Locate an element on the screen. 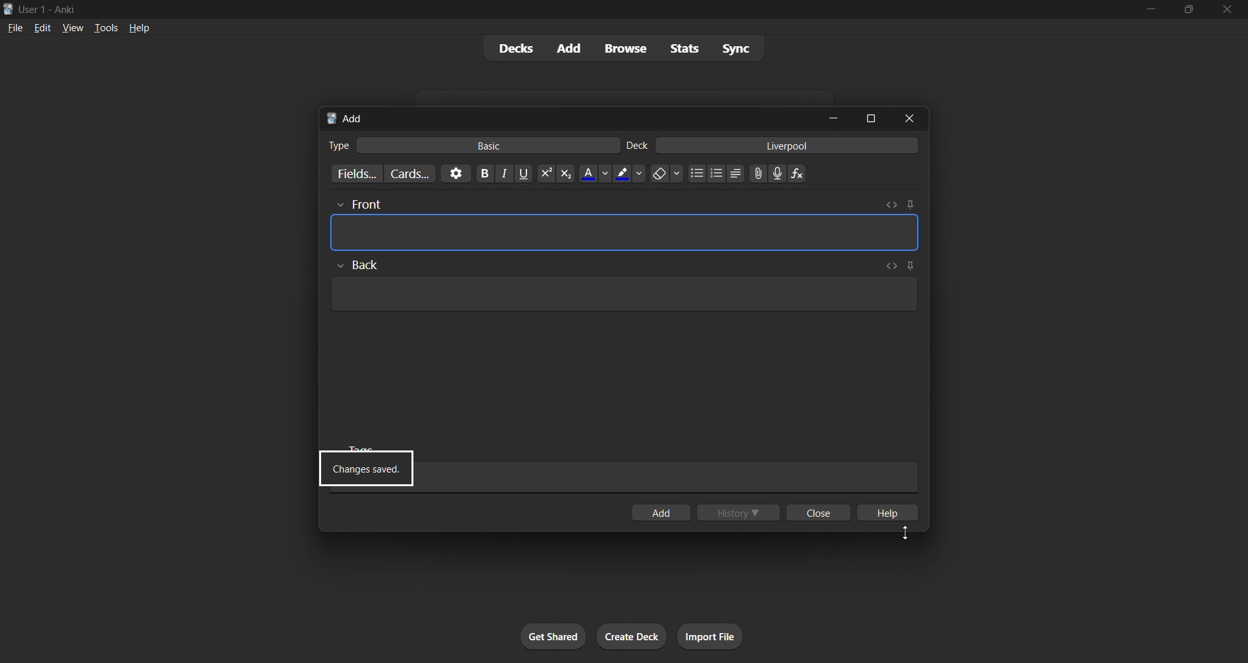  tools is located at coordinates (104, 29).